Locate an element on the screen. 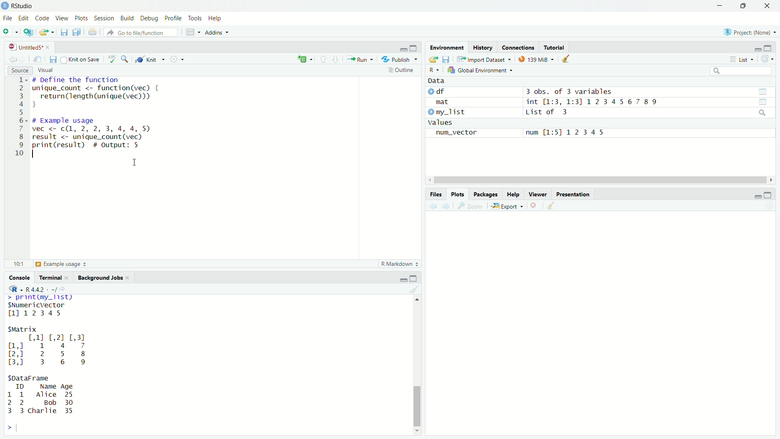  search is located at coordinates (762, 113).